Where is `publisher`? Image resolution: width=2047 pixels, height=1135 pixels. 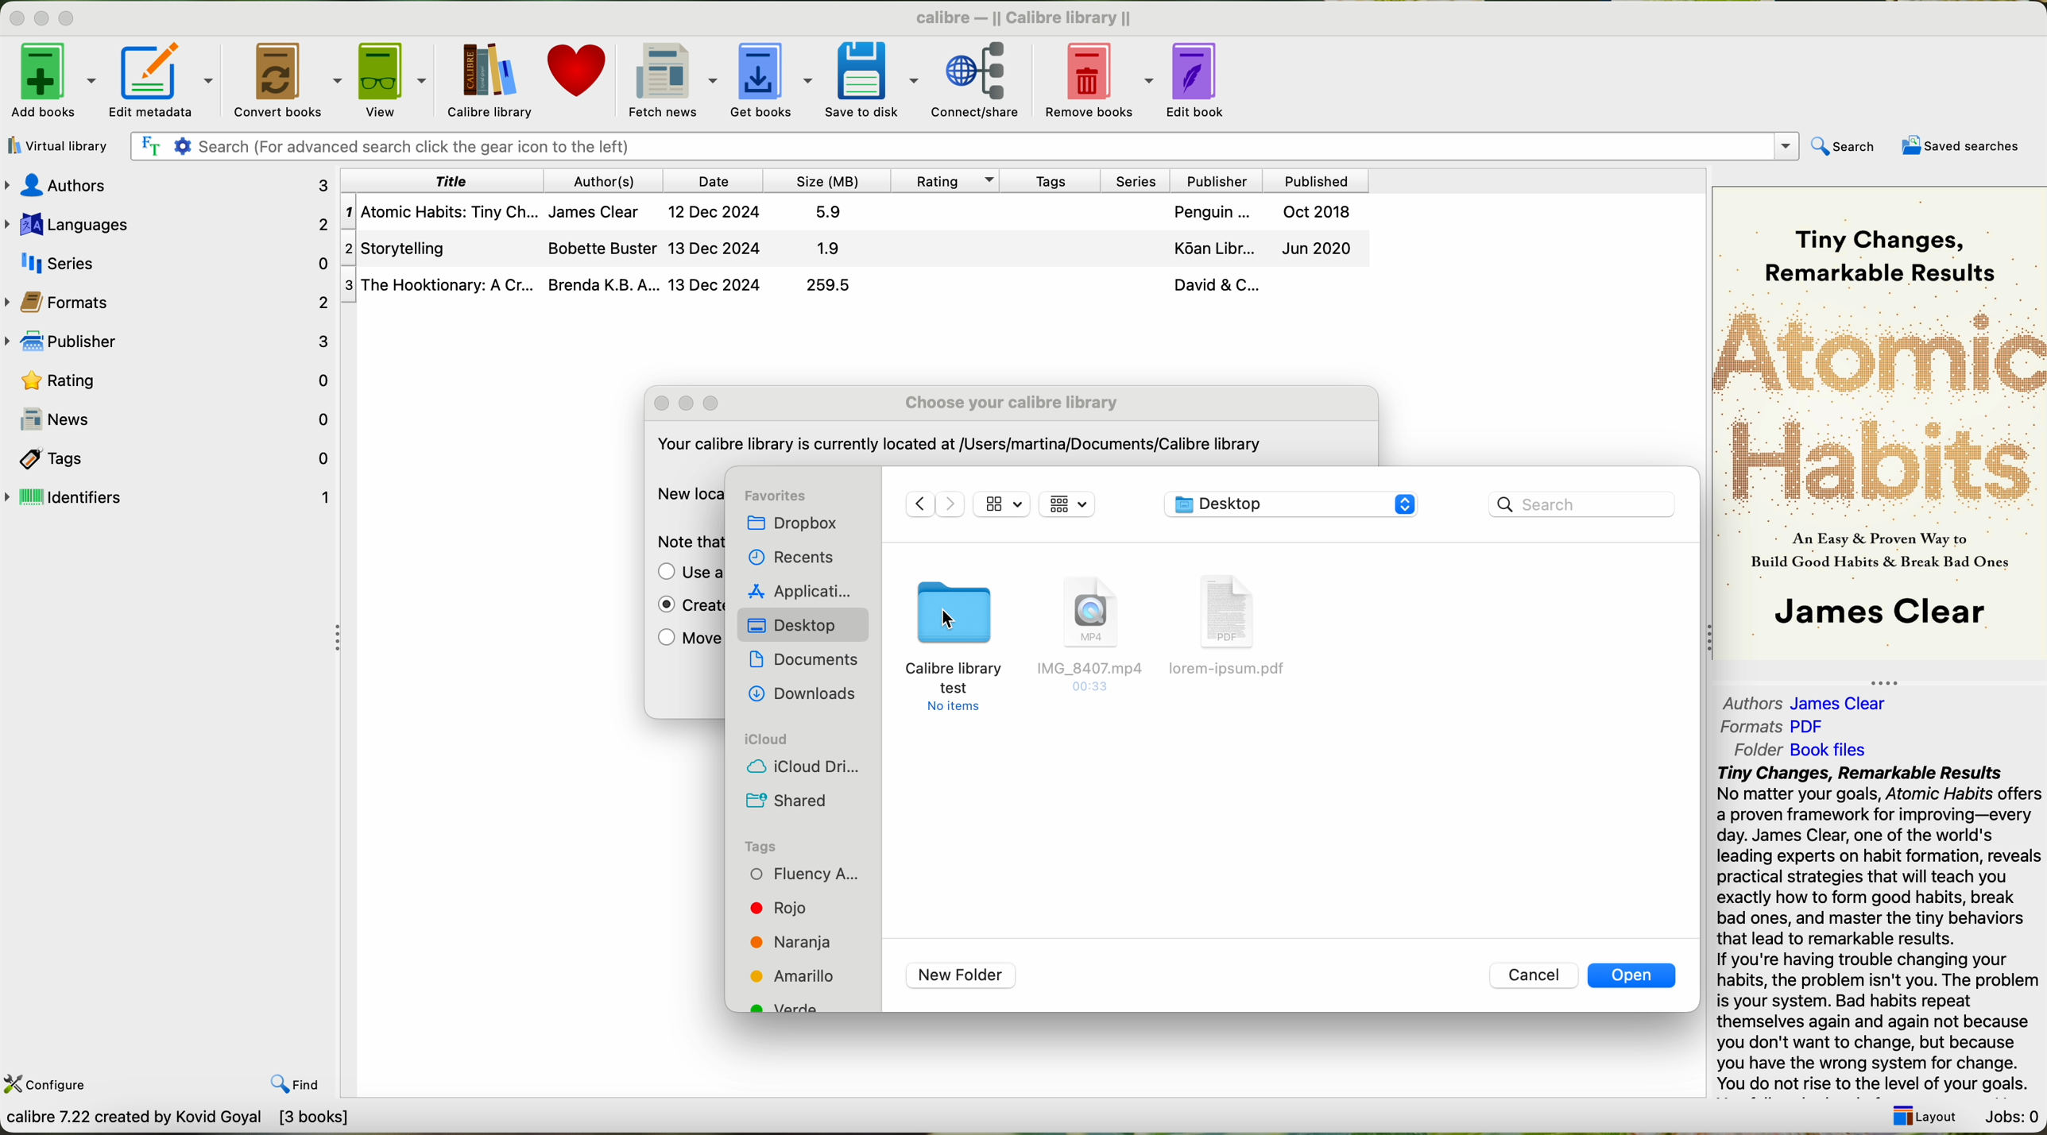 publisher is located at coordinates (1214, 180).